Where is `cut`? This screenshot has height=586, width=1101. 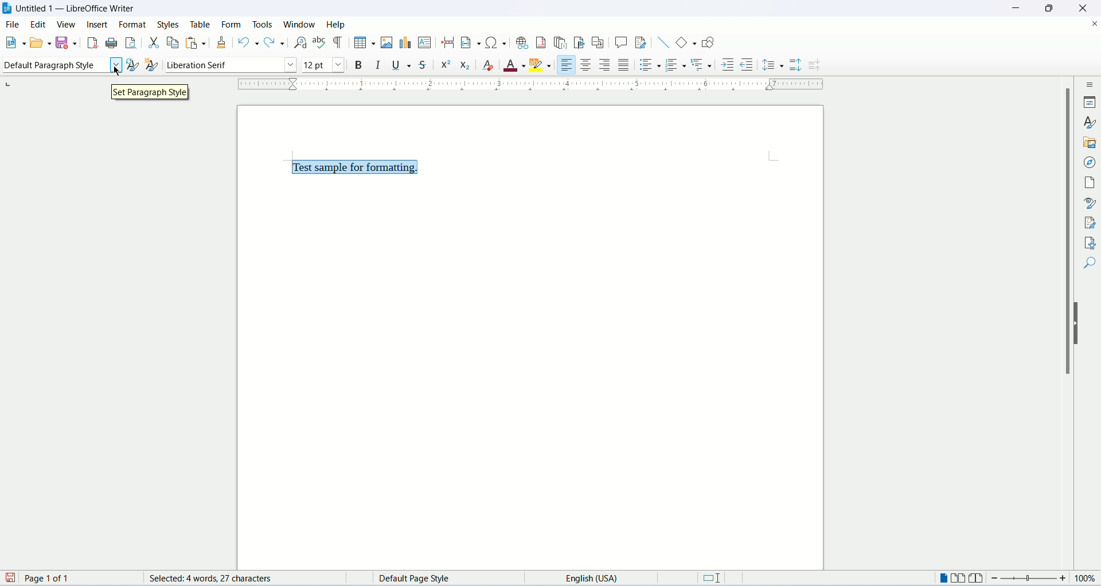 cut is located at coordinates (152, 41).